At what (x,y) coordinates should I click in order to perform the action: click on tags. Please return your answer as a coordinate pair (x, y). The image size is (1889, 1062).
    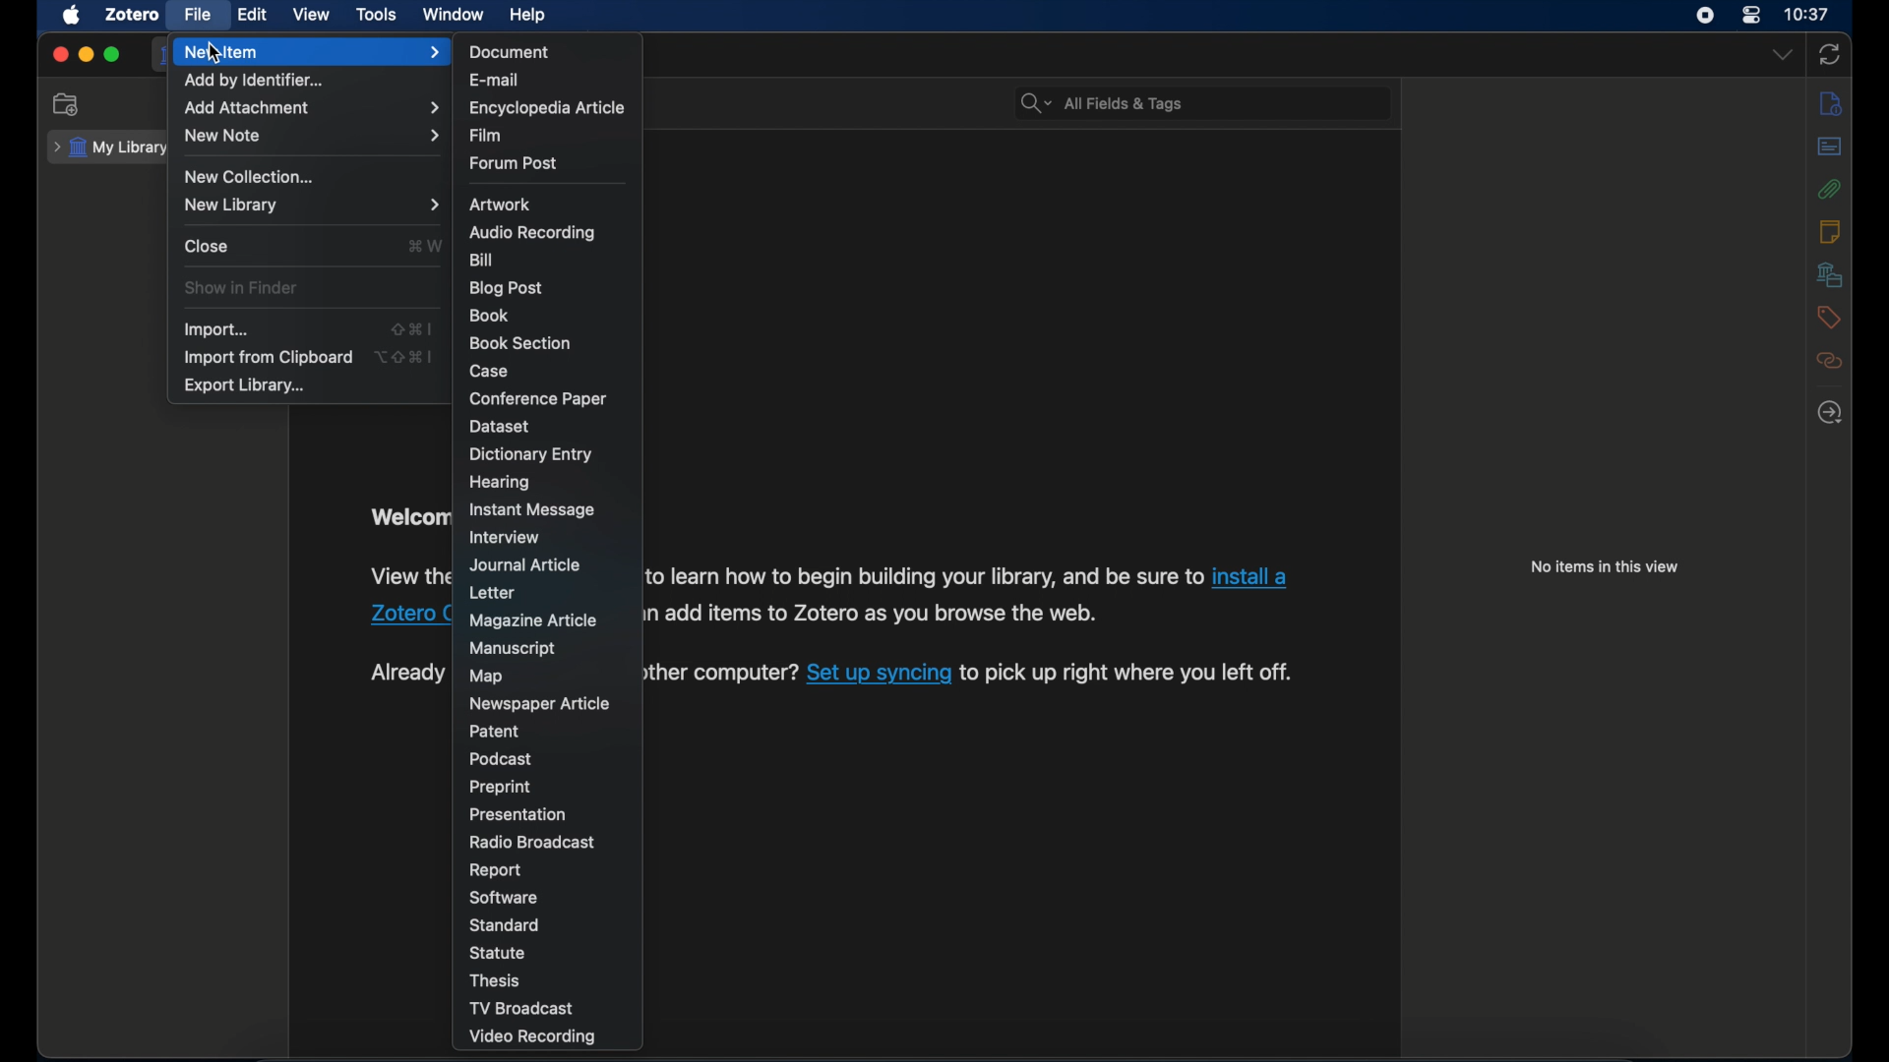
    Looking at the image, I should click on (1830, 318).